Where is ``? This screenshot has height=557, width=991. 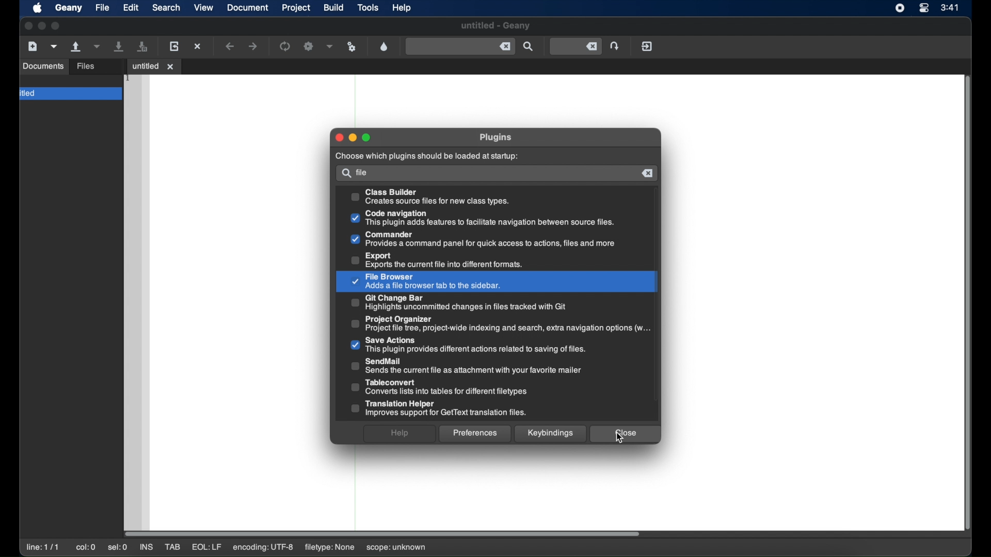  is located at coordinates (482, 240).